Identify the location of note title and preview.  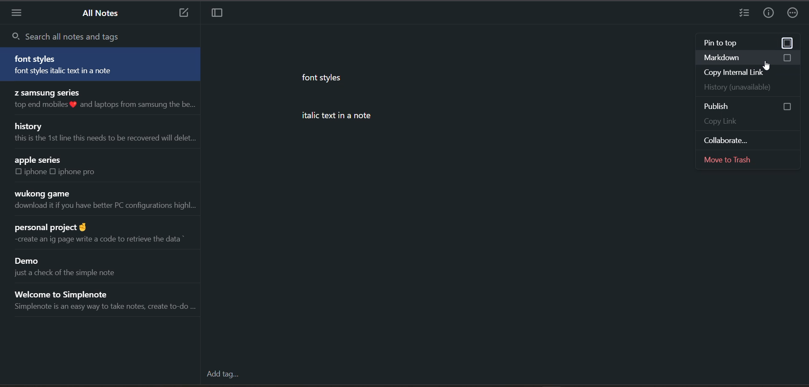
(102, 236).